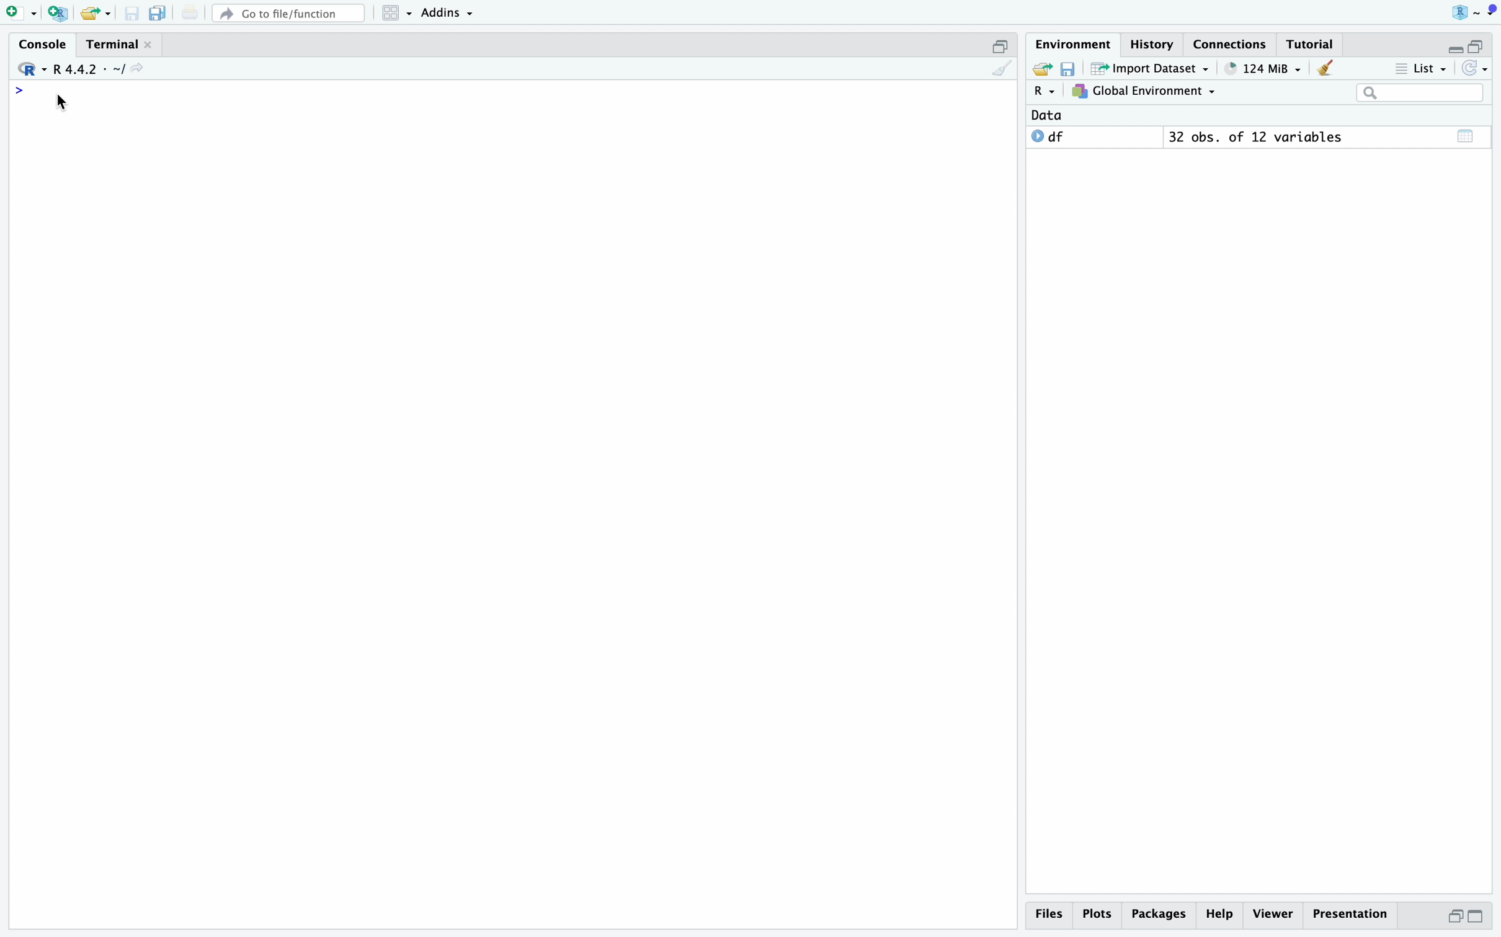 The height and width of the screenshot is (937, 1501). Describe the element at coordinates (447, 14) in the screenshot. I see `Addins` at that location.